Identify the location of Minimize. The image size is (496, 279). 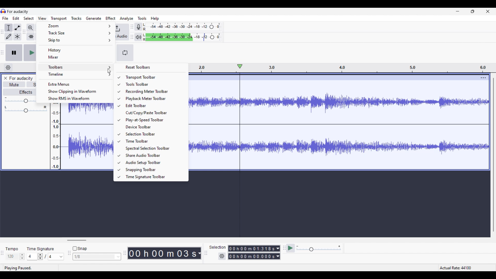
(458, 11).